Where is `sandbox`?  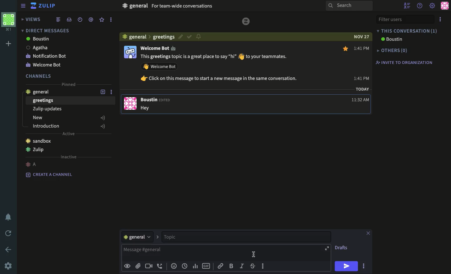 sandbox is located at coordinates (40, 140).